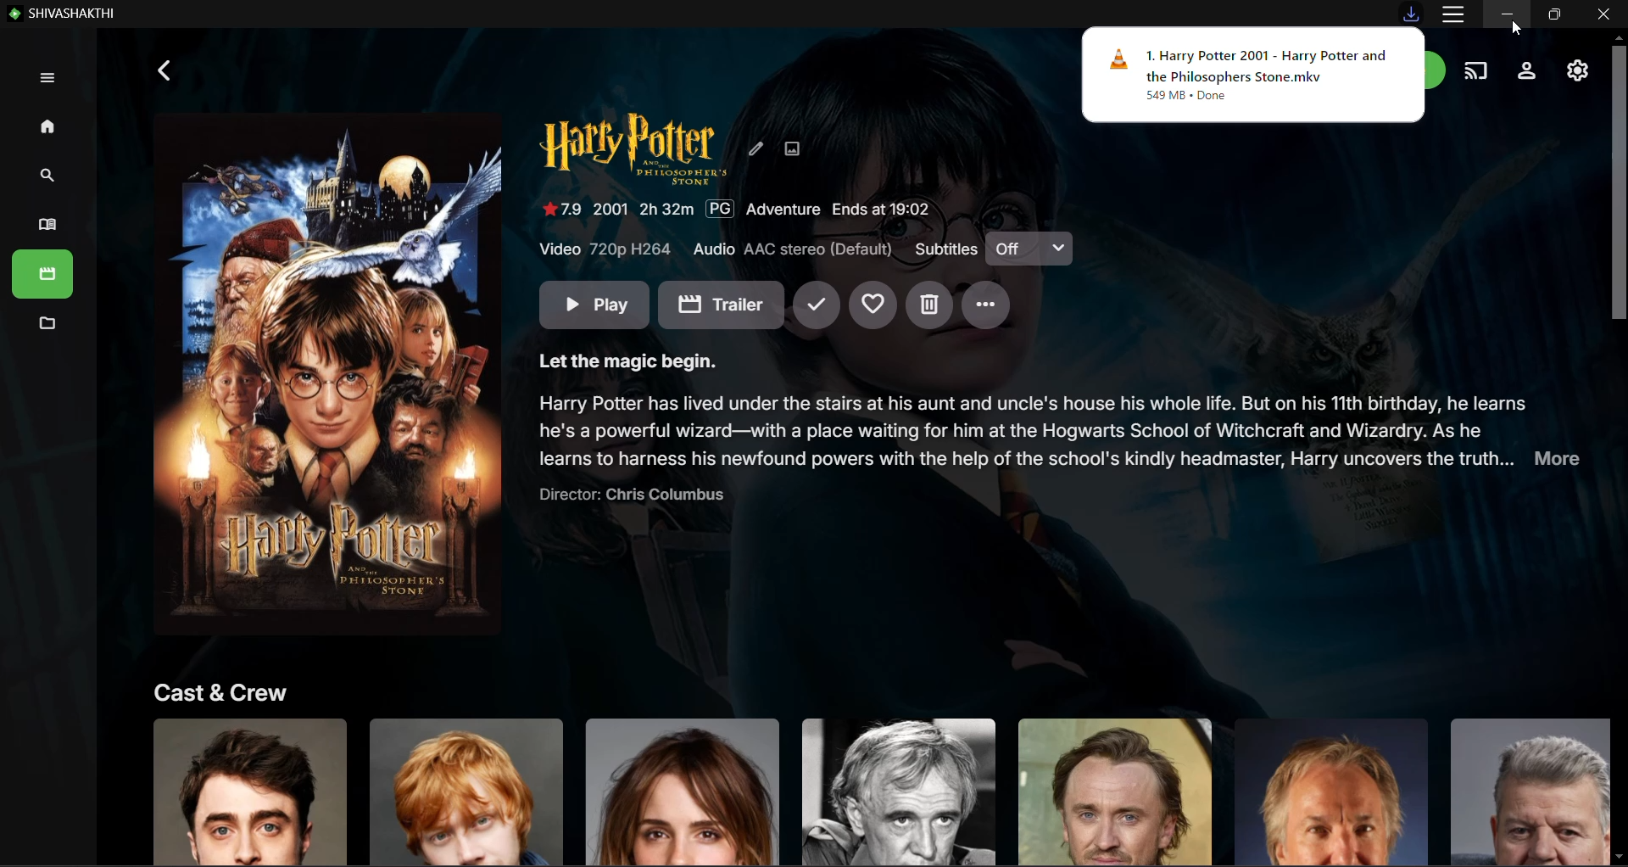  What do you see at coordinates (1453, 14) in the screenshot?
I see `Customize and Control App` at bounding box center [1453, 14].